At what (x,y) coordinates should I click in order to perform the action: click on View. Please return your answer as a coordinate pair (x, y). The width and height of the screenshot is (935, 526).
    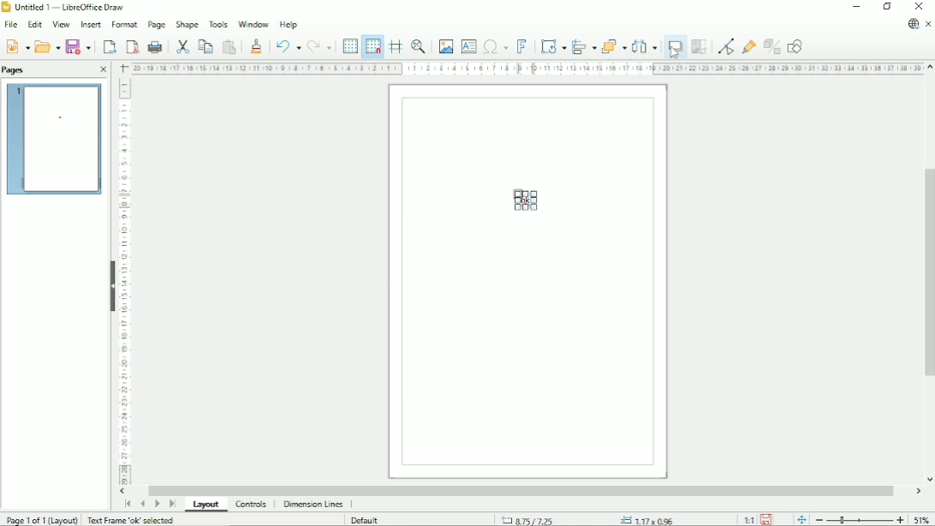
    Looking at the image, I should click on (59, 24).